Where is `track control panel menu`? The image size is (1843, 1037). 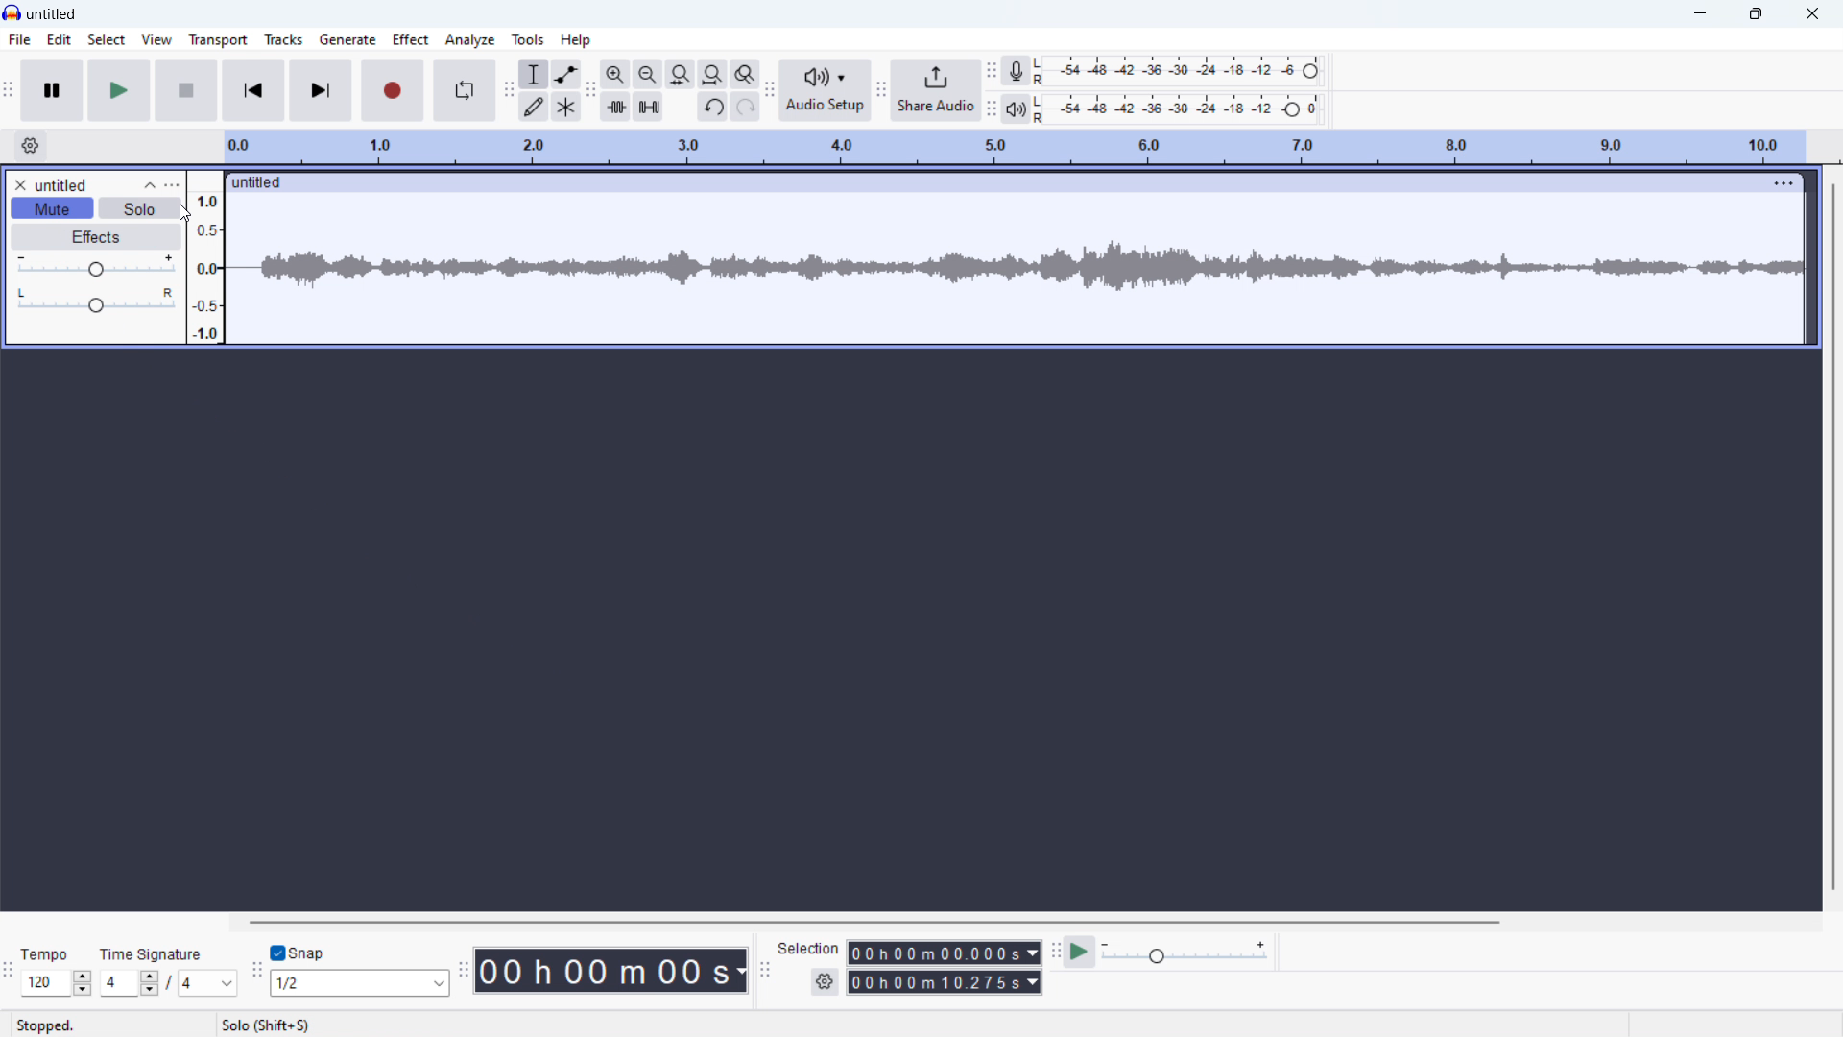 track control panel menu is located at coordinates (172, 184).